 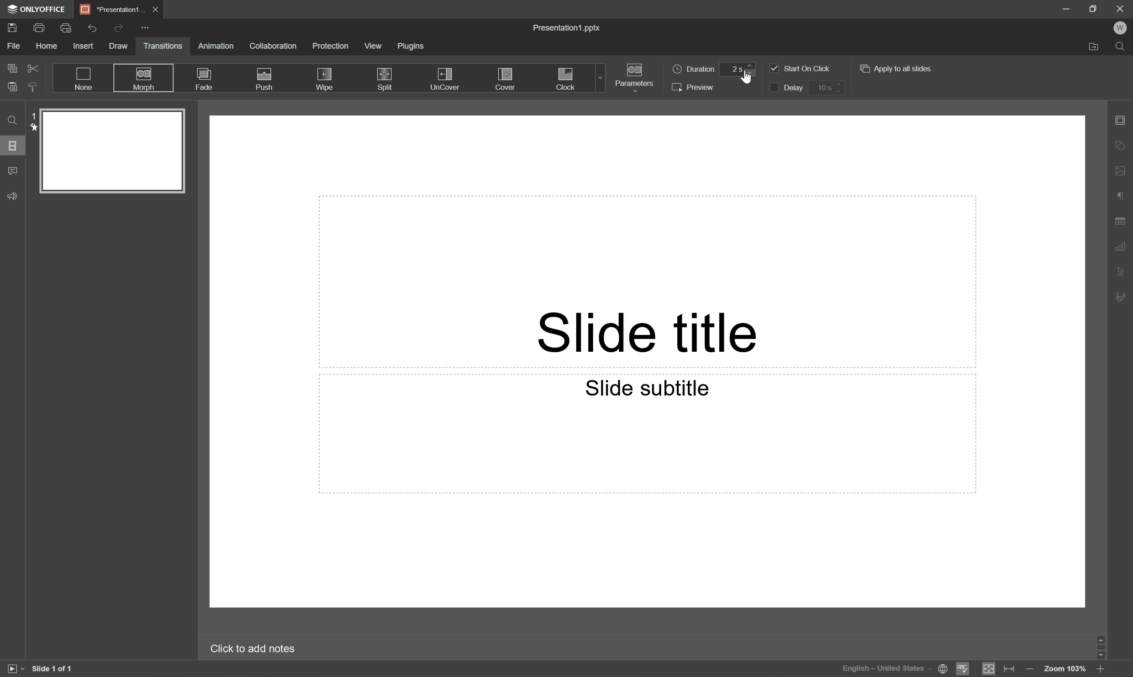 What do you see at coordinates (1066, 669) in the screenshot?
I see `Zoom 103%` at bounding box center [1066, 669].